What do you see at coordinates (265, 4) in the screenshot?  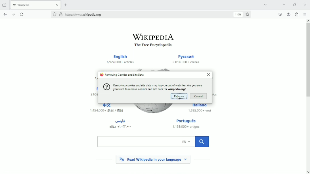 I see `list all tabs` at bounding box center [265, 4].